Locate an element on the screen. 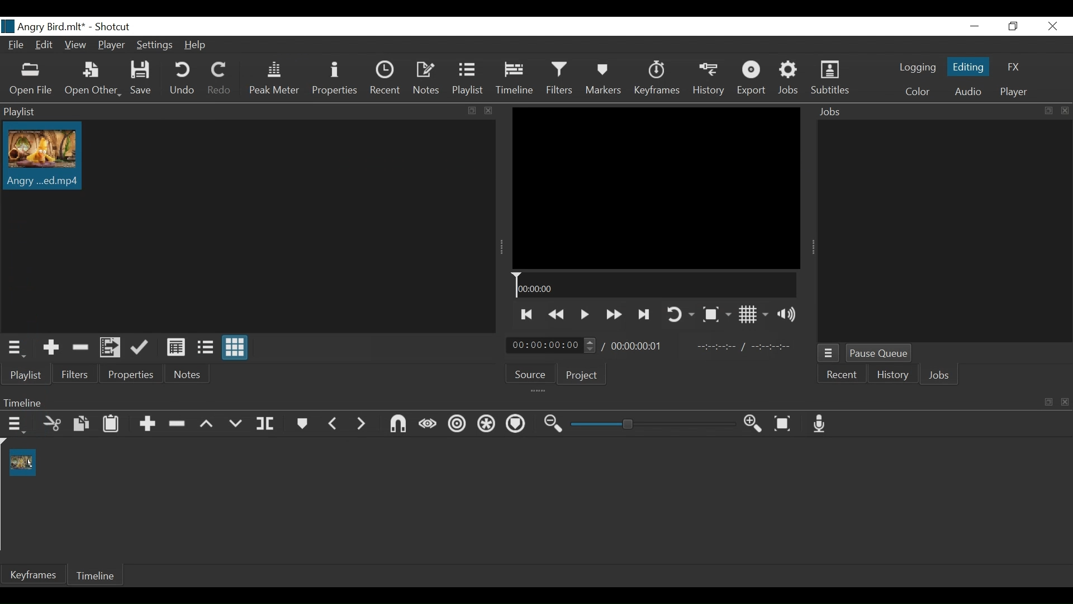 The height and width of the screenshot is (604, 1073). Shotcut is located at coordinates (117, 27).